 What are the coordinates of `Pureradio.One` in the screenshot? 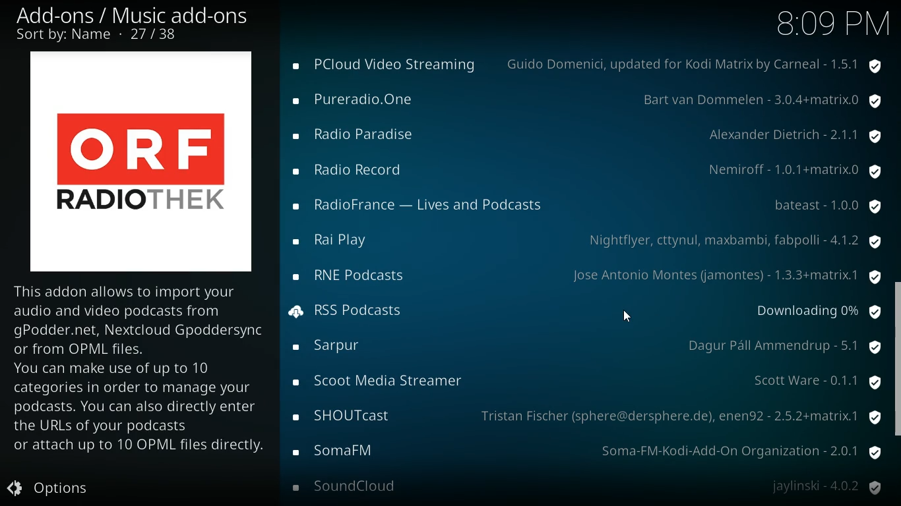 It's located at (359, 99).